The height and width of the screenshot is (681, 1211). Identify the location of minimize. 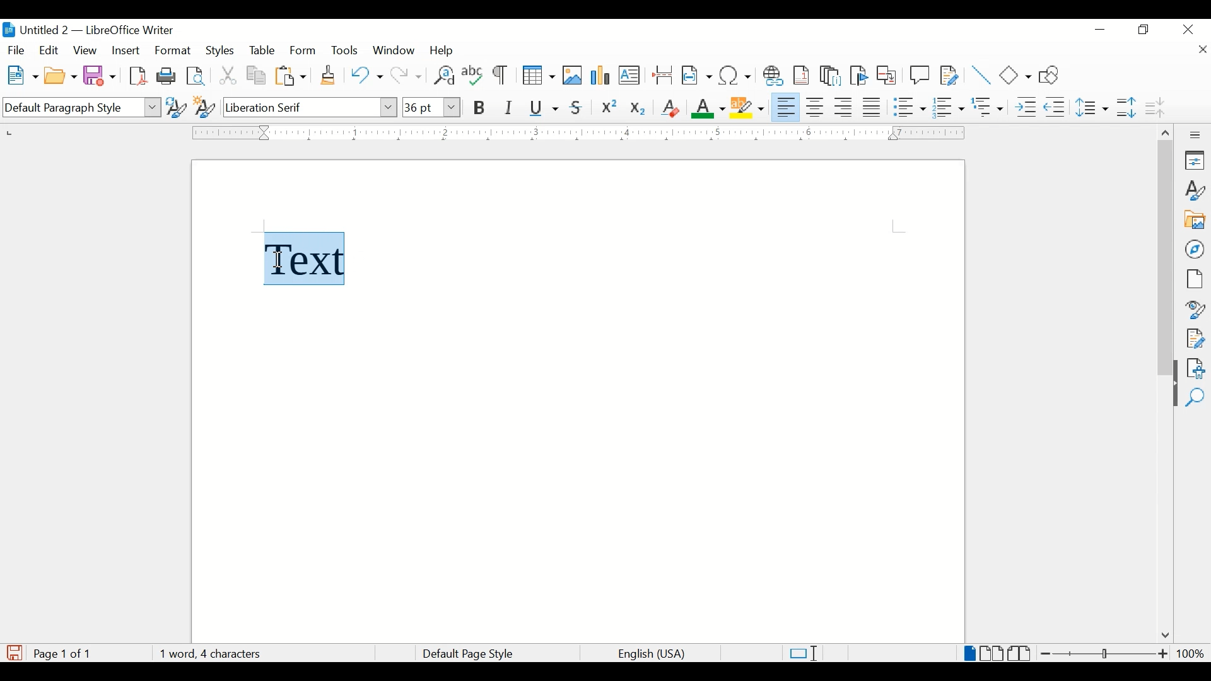
(1101, 30).